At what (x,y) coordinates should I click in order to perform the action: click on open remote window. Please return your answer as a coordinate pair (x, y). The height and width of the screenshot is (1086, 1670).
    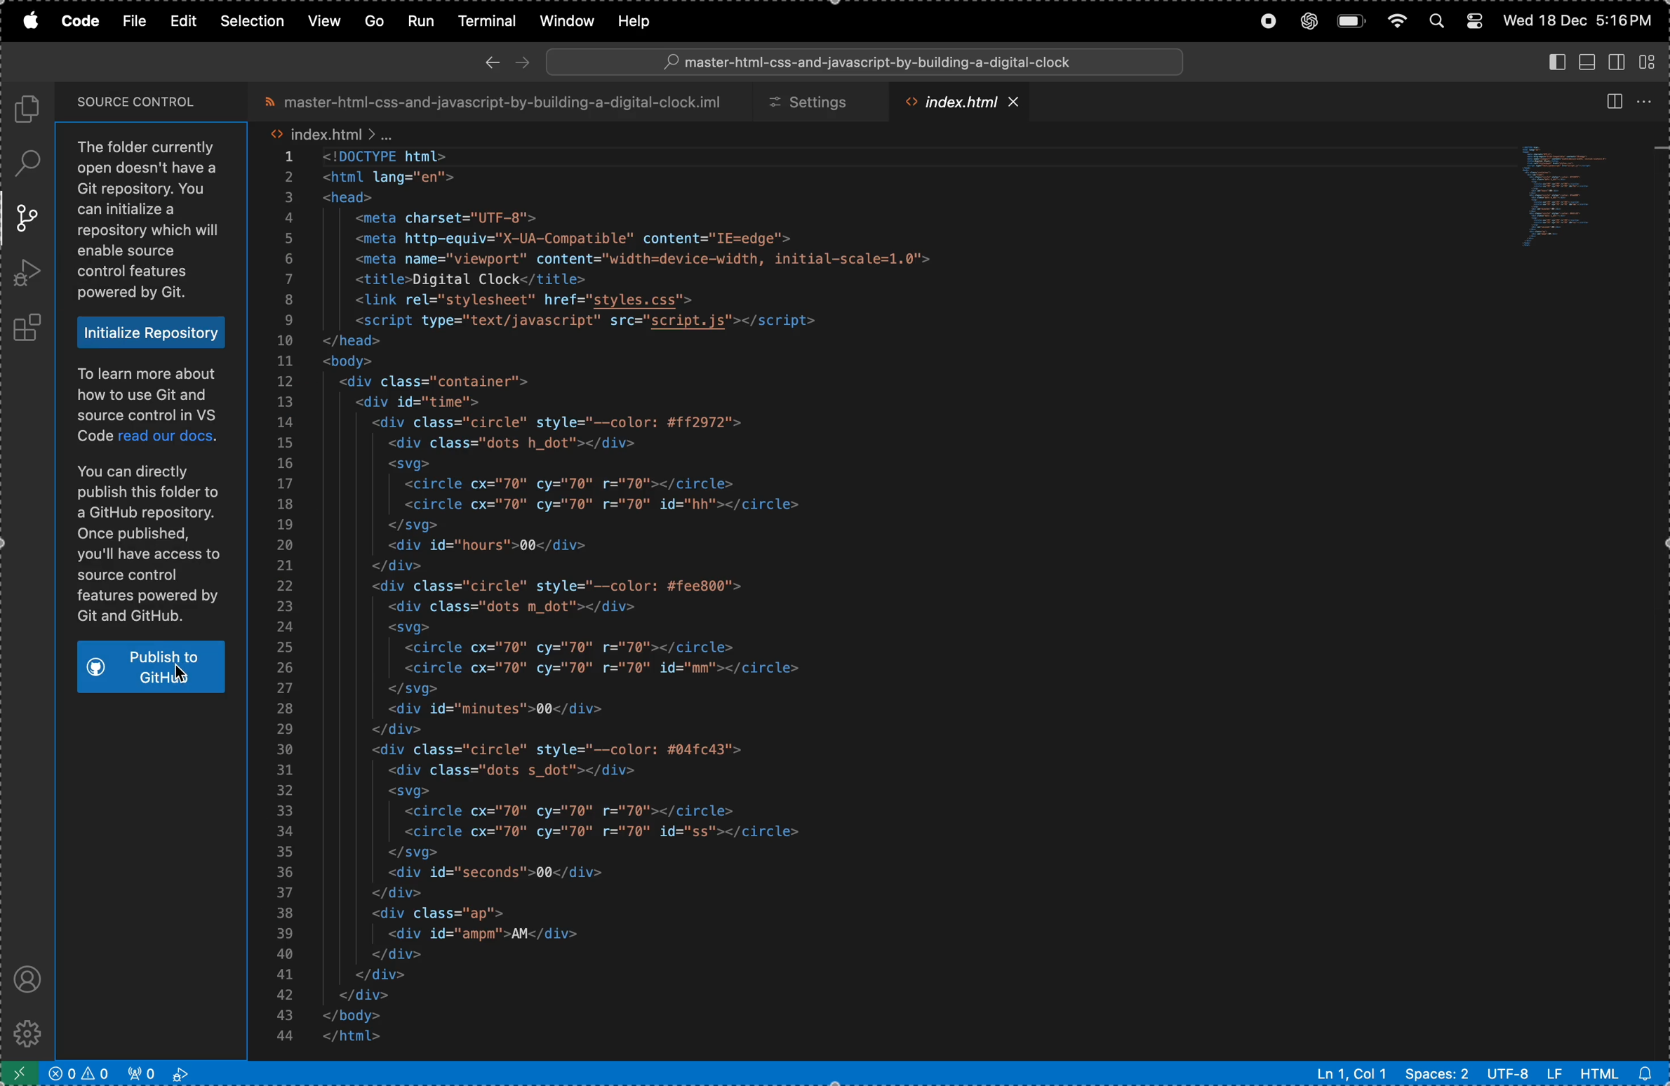
    Looking at the image, I should click on (21, 1071).